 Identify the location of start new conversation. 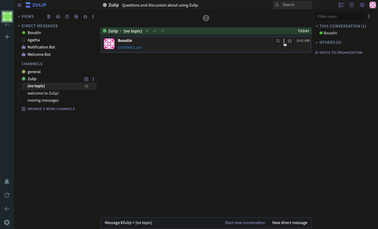
(244, 221).